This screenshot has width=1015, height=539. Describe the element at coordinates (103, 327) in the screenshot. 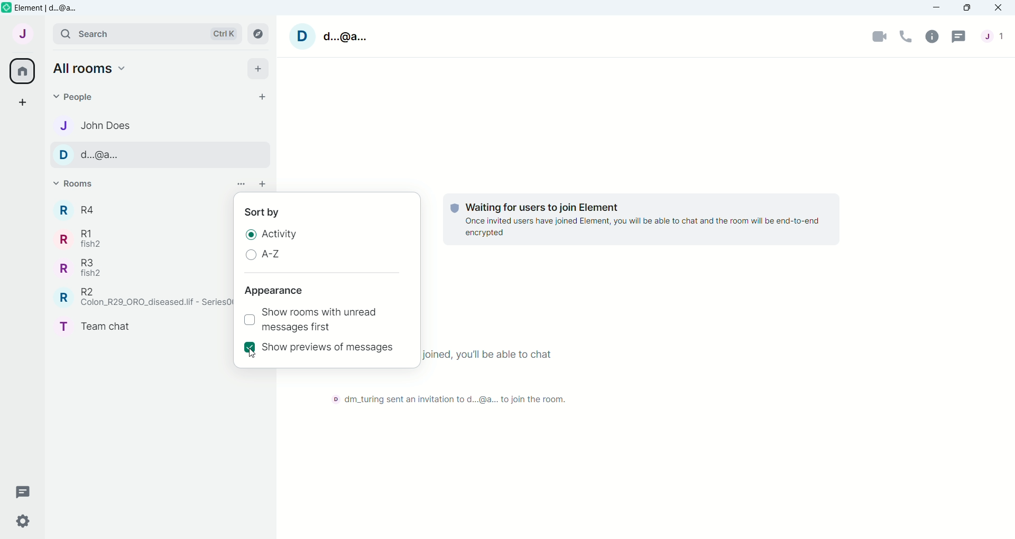

I see `Room Team CHat` at that location.